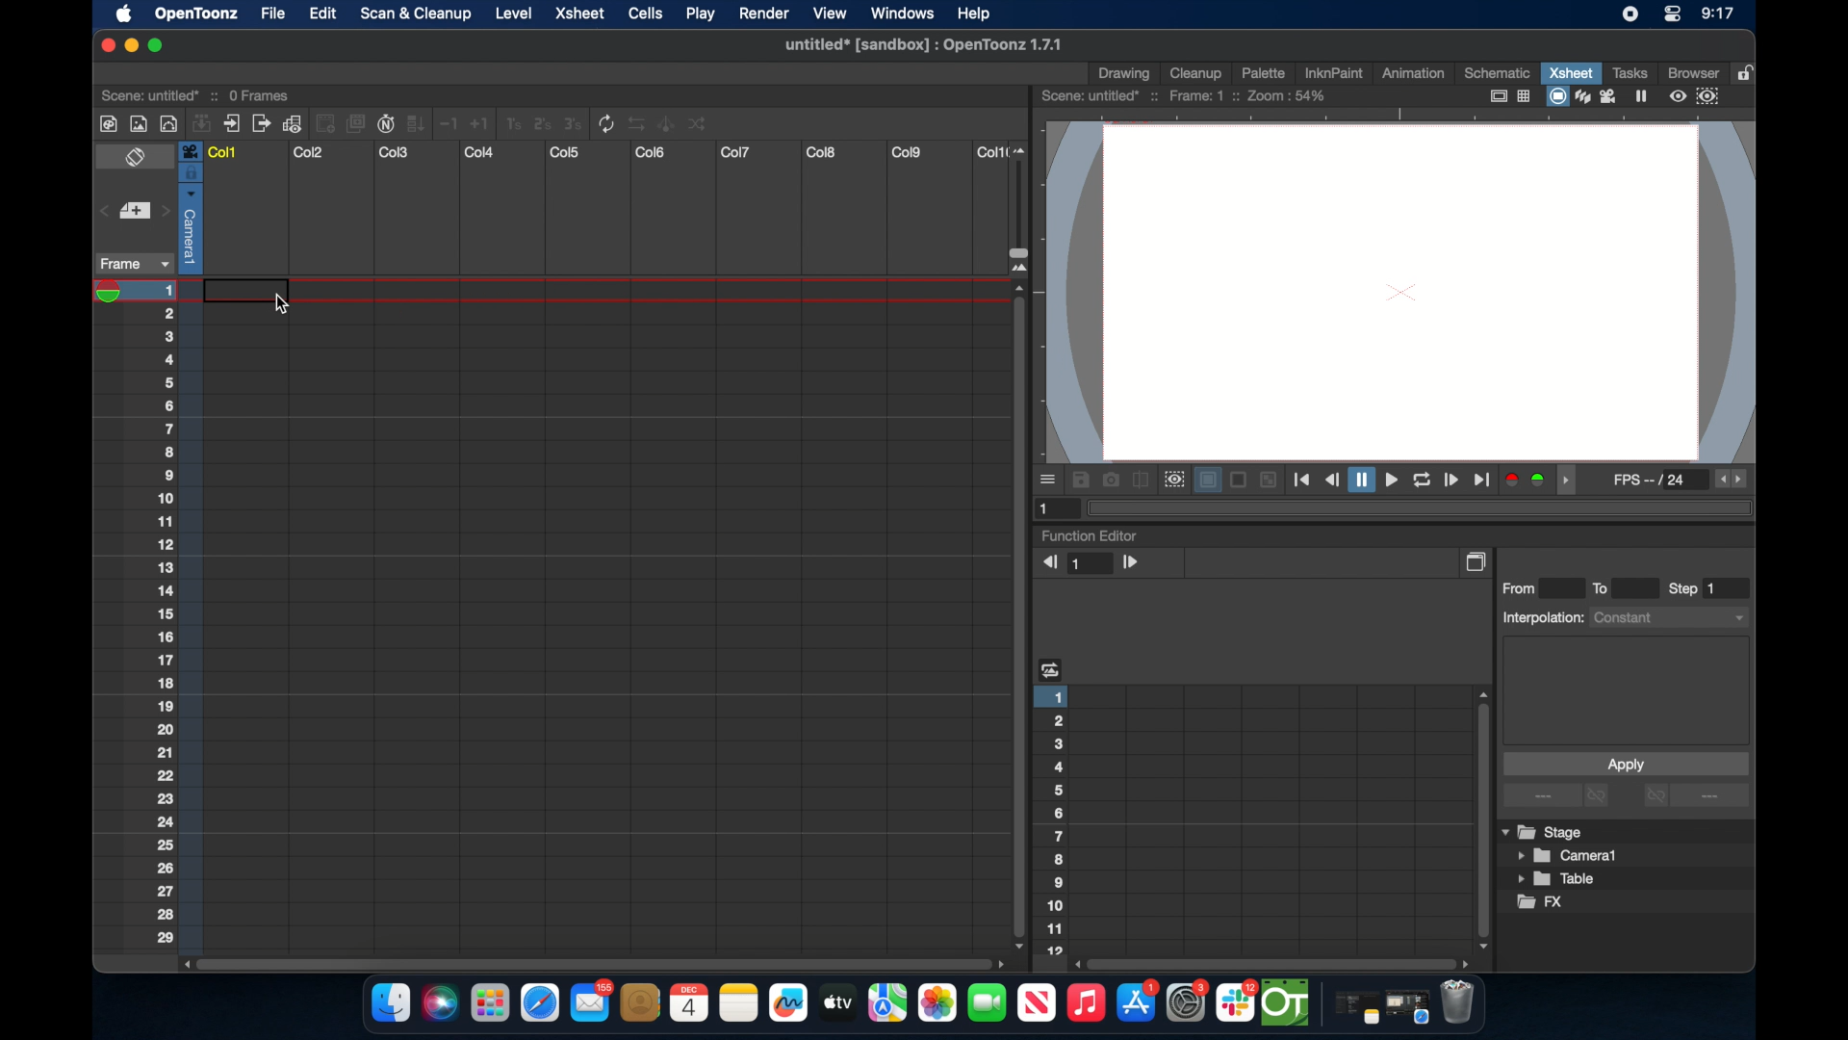  Describe the element at coordinates (1172, 480) in the screenshot. I see `preview` at that location.